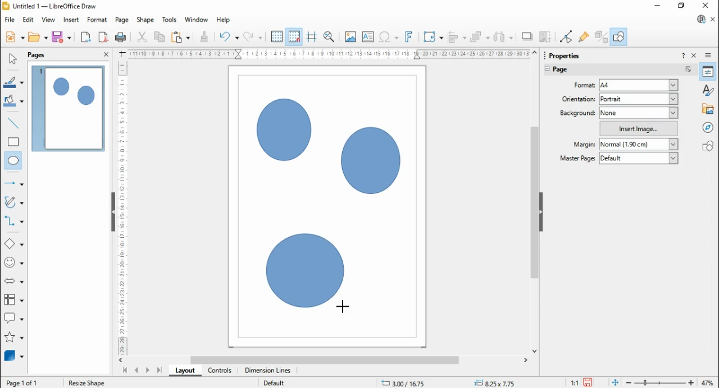  Describe the element at coordinates (122, 206) in the screenshot. I see `Scale` at that location.